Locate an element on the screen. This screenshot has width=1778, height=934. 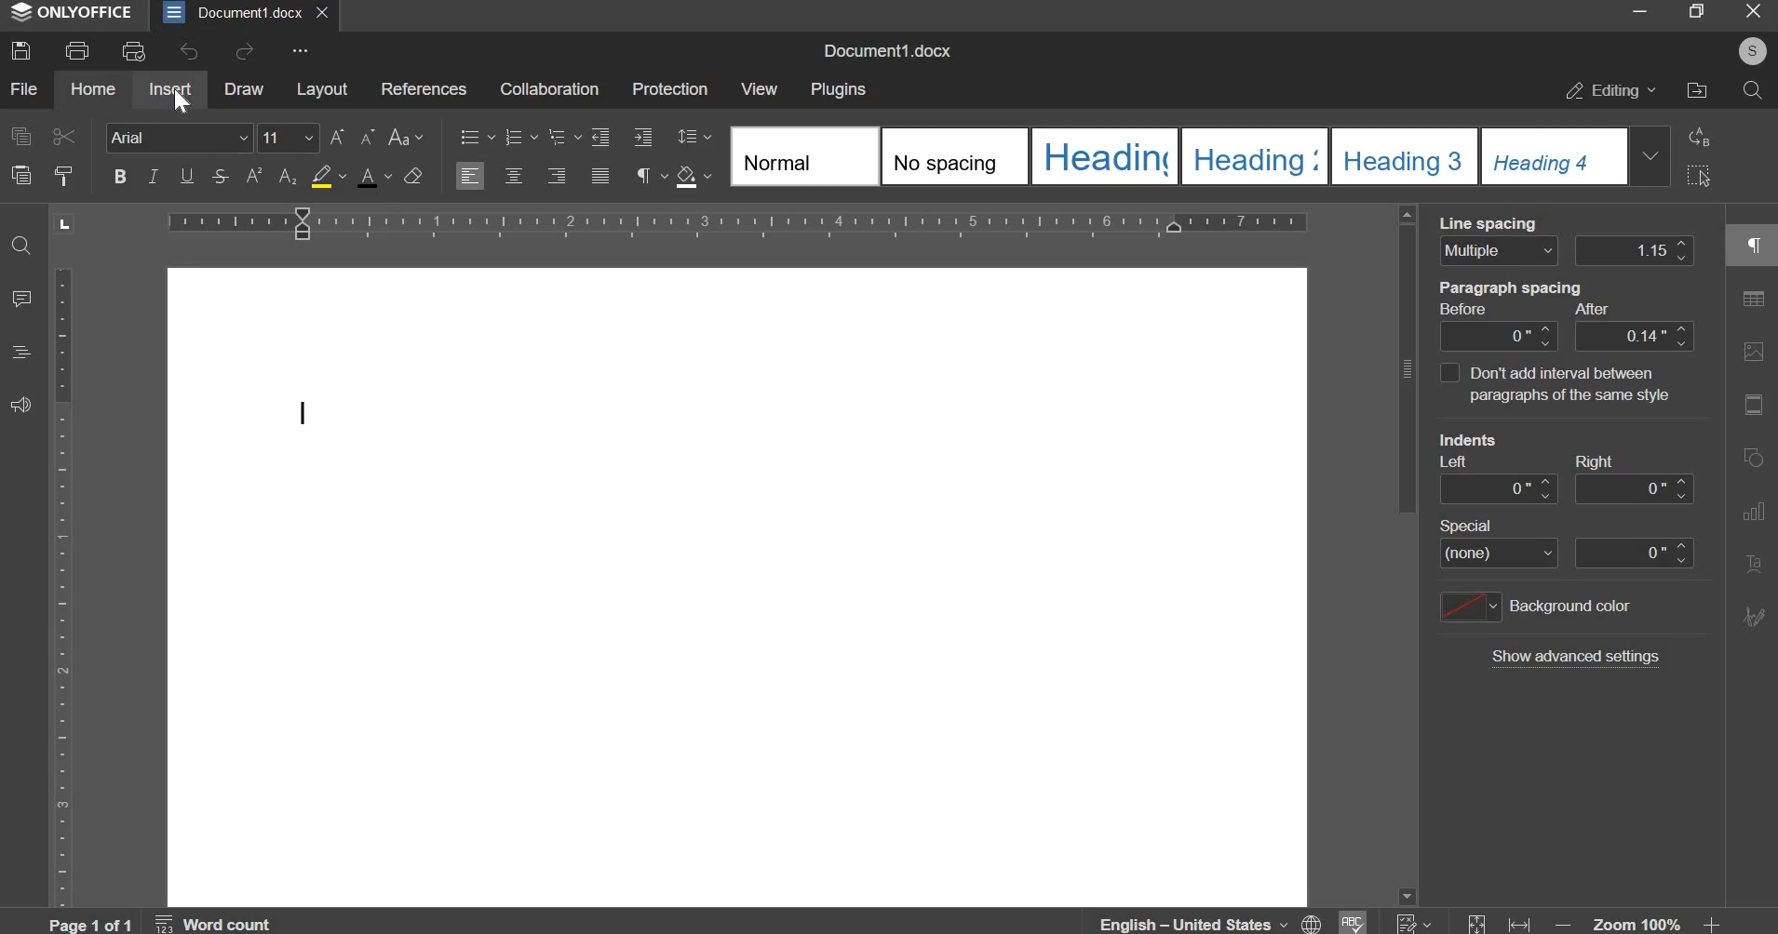
feedback is located at coordinates (20, 404).